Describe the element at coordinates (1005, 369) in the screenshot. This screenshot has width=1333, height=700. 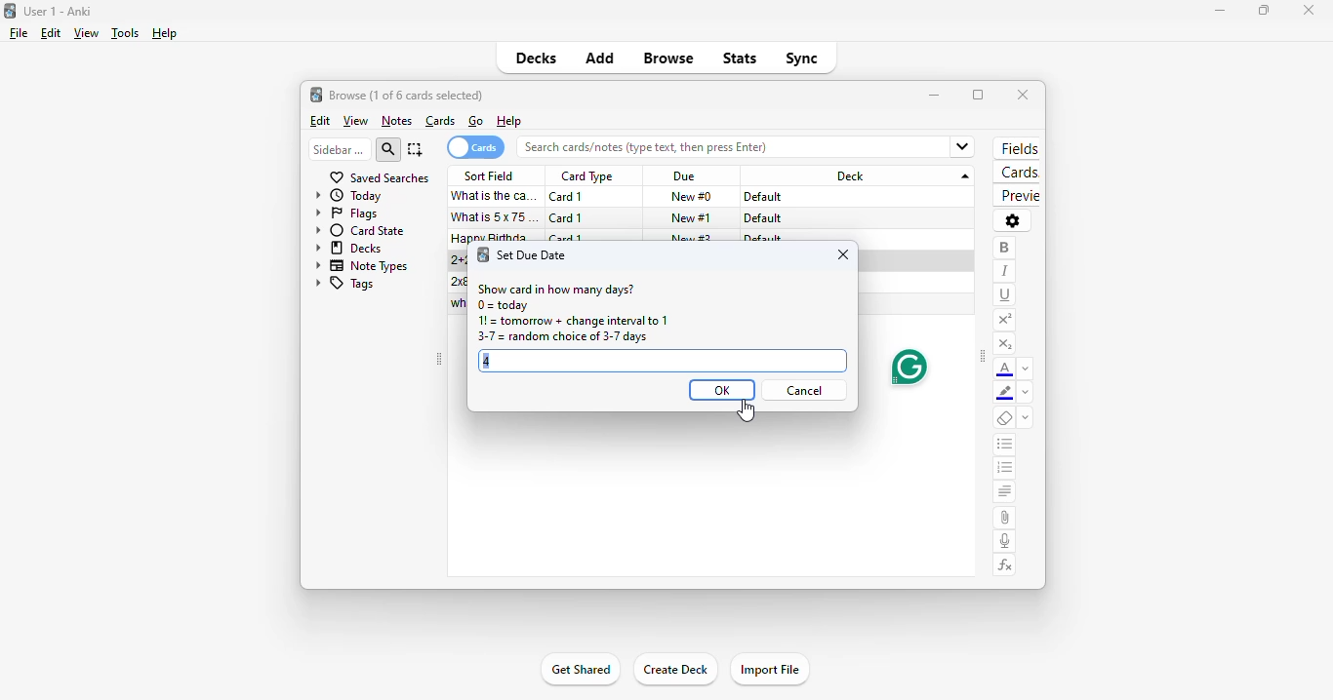
I see `text color` at that location.